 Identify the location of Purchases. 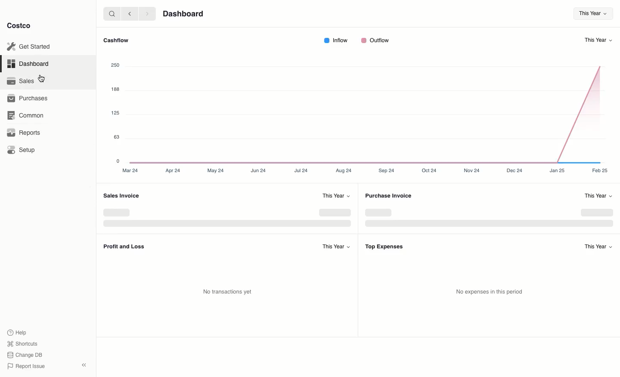
(27, 99).